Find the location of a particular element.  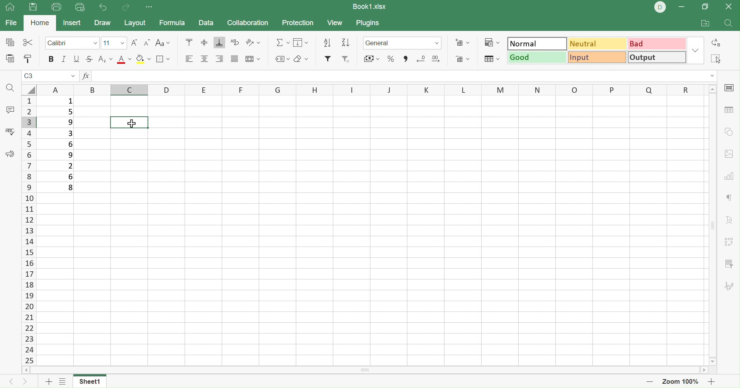

Copy style is located at coordinates (27, 59).